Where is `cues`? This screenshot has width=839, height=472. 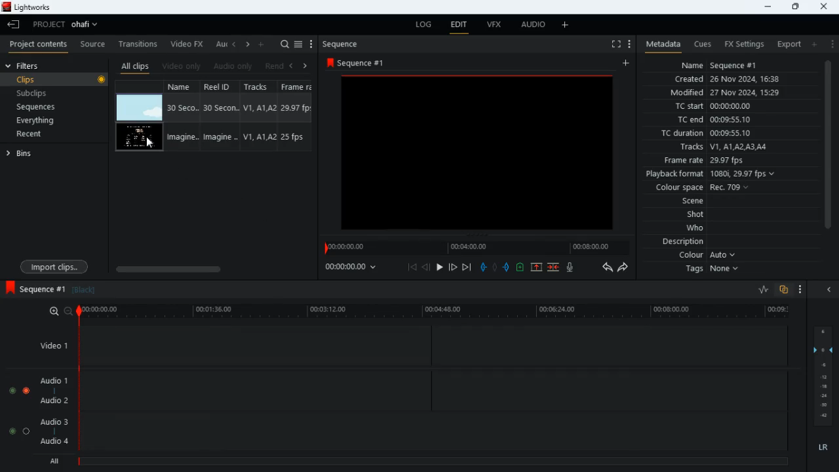
cues is located at coordinates (703, 44).